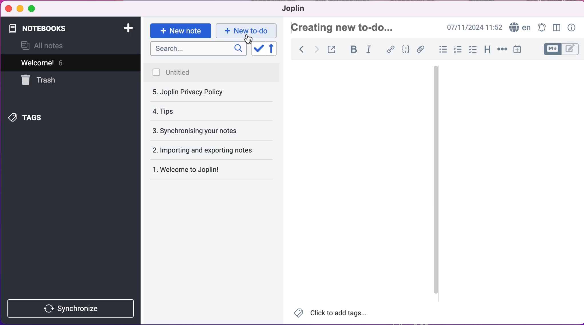 The width and height of the screenshot is (584, 325). What do you see at coordinates (351, 27) in the screenshot?
I see `jolin privacy policy` at bounding box center [351, 27].